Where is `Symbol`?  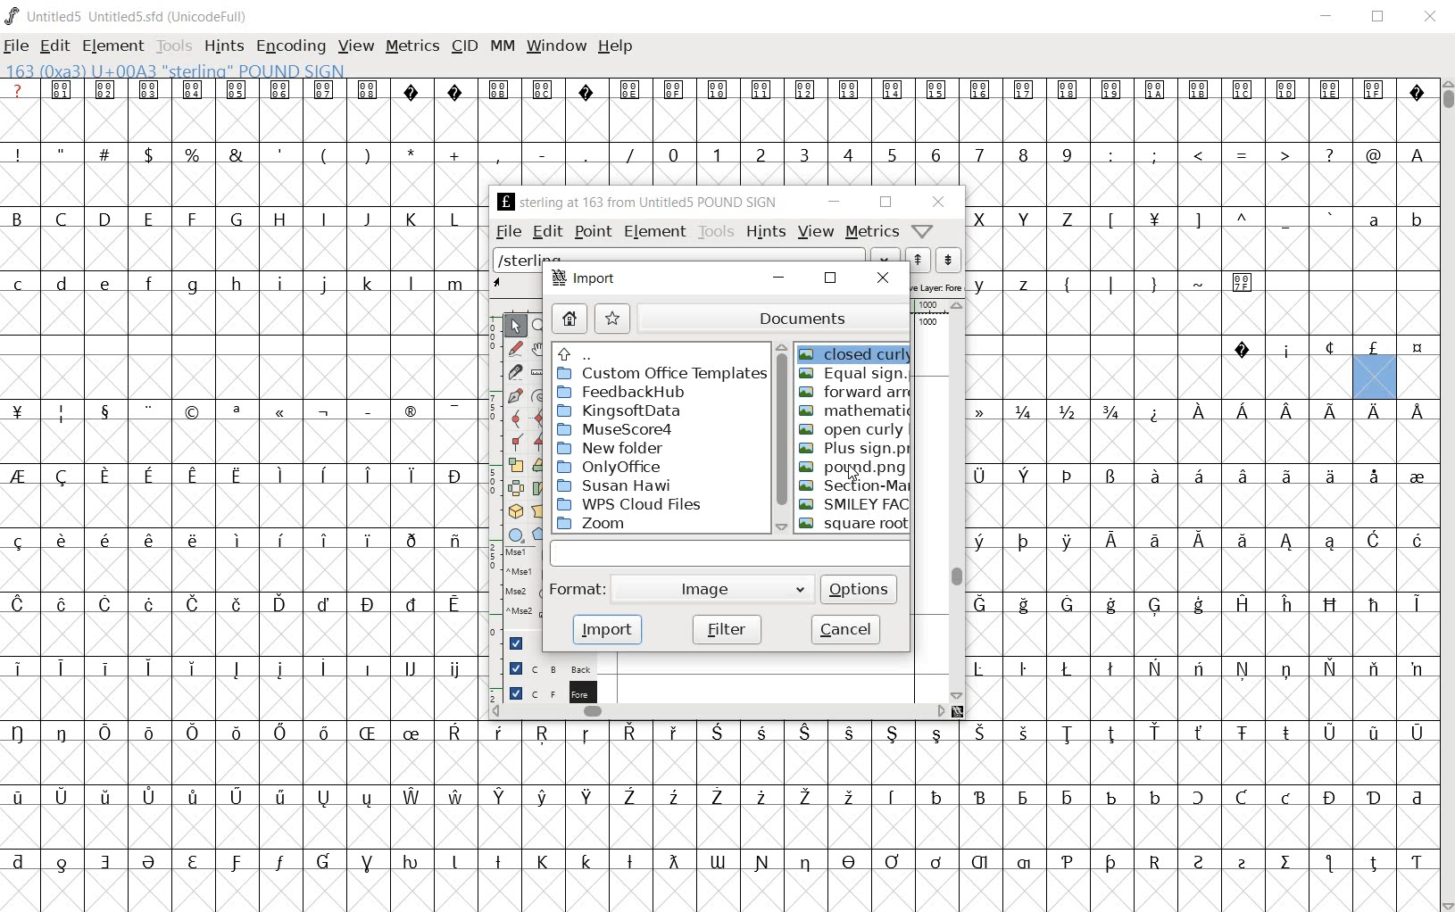 Symbol is located at coordinates (1416, 860).